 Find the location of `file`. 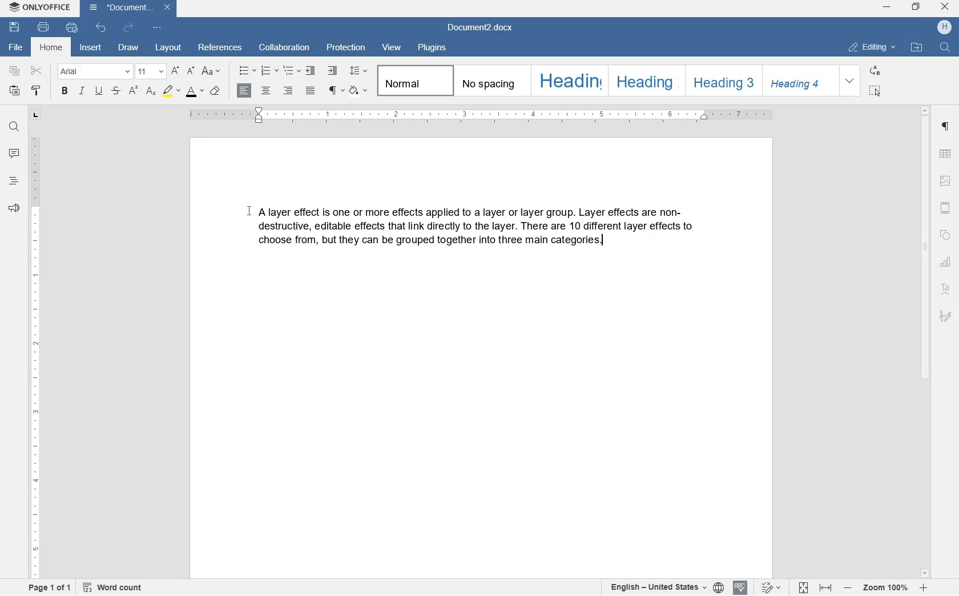

file is located at coordinates (16, 47).